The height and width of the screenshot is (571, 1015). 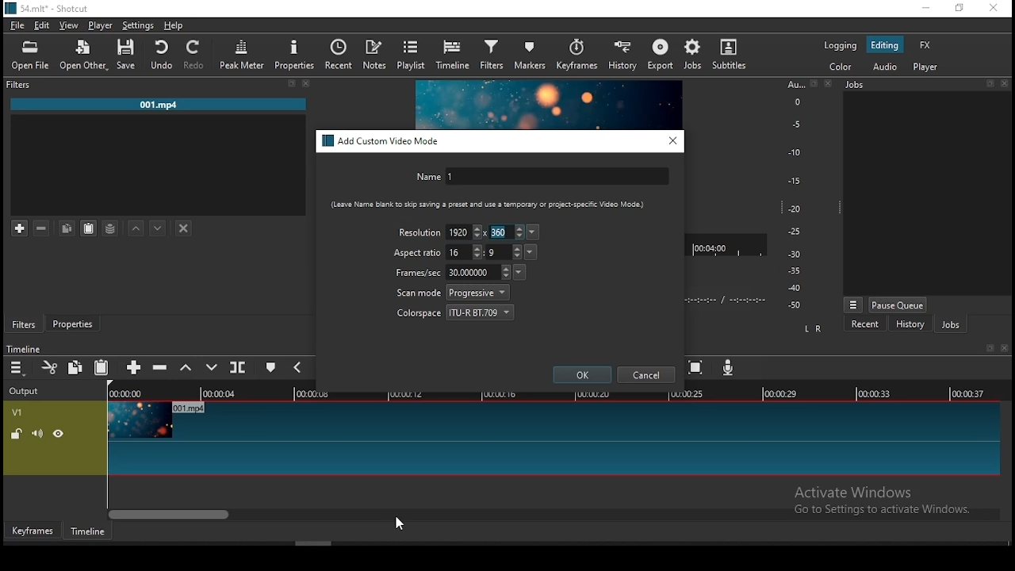 I want to click on add filter, so click(x=20, y=229).